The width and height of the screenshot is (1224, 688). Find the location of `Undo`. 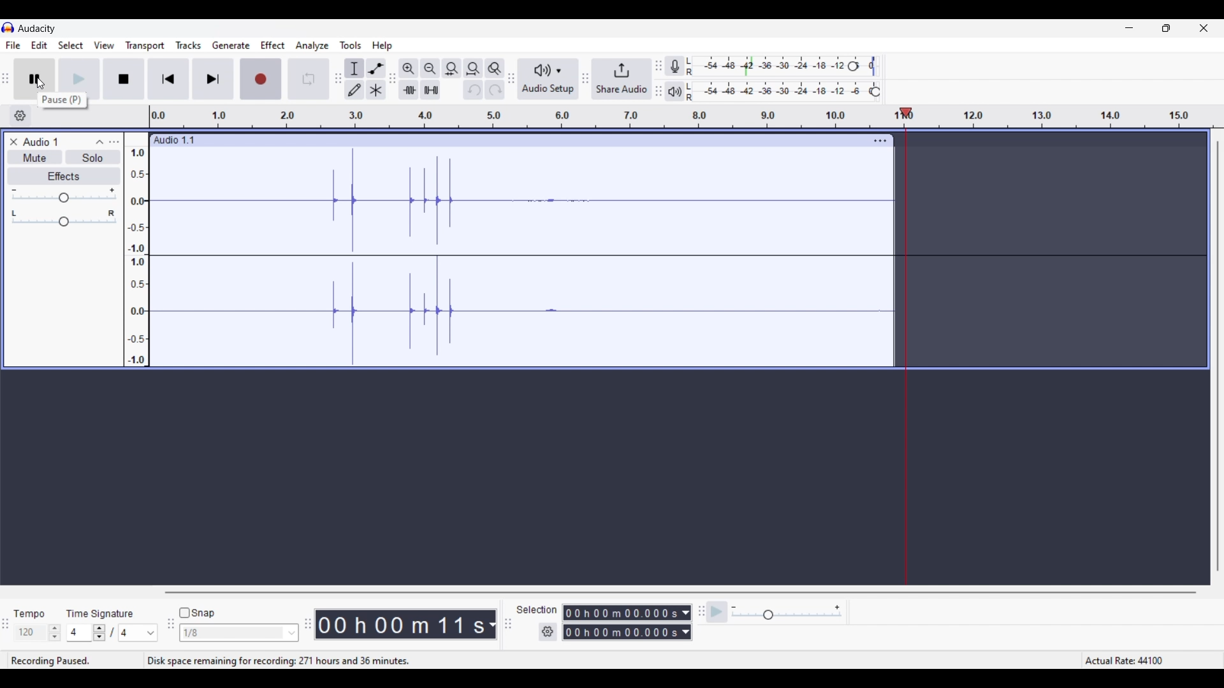

Undo is located at coordinates (473, 89).